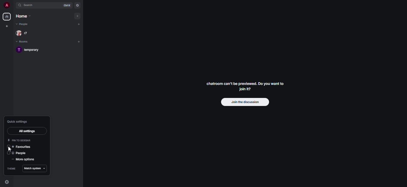 The height and width of the screenshot is (187, 407). Describe the element at coordinates (9, 147) in the screenshot. I see `disabled` at that location.